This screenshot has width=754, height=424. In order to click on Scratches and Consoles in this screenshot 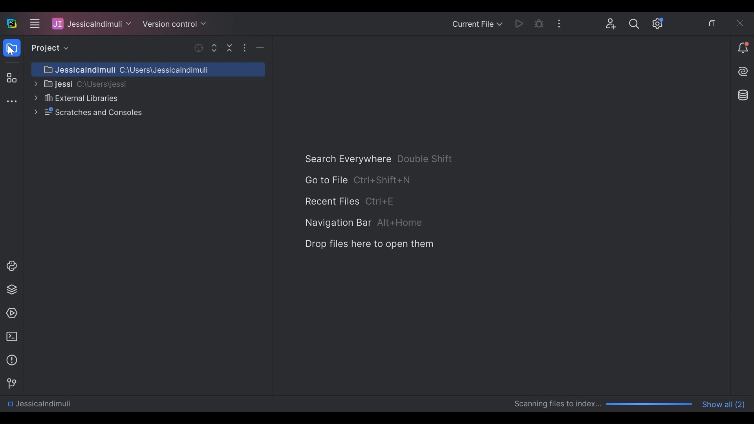, I will do `click(91, 113)`.